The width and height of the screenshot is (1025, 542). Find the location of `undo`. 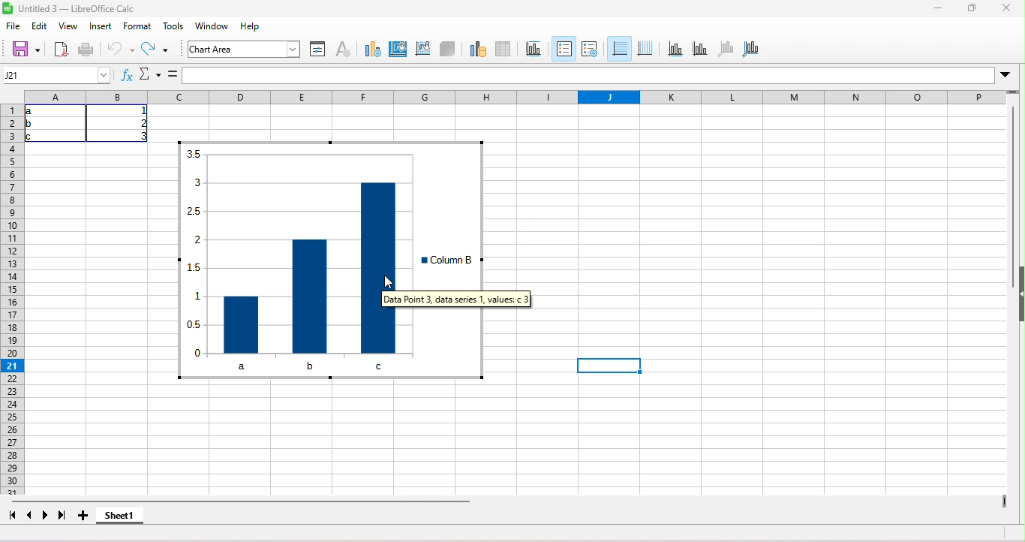

undo is located at coordinates (122, 53).